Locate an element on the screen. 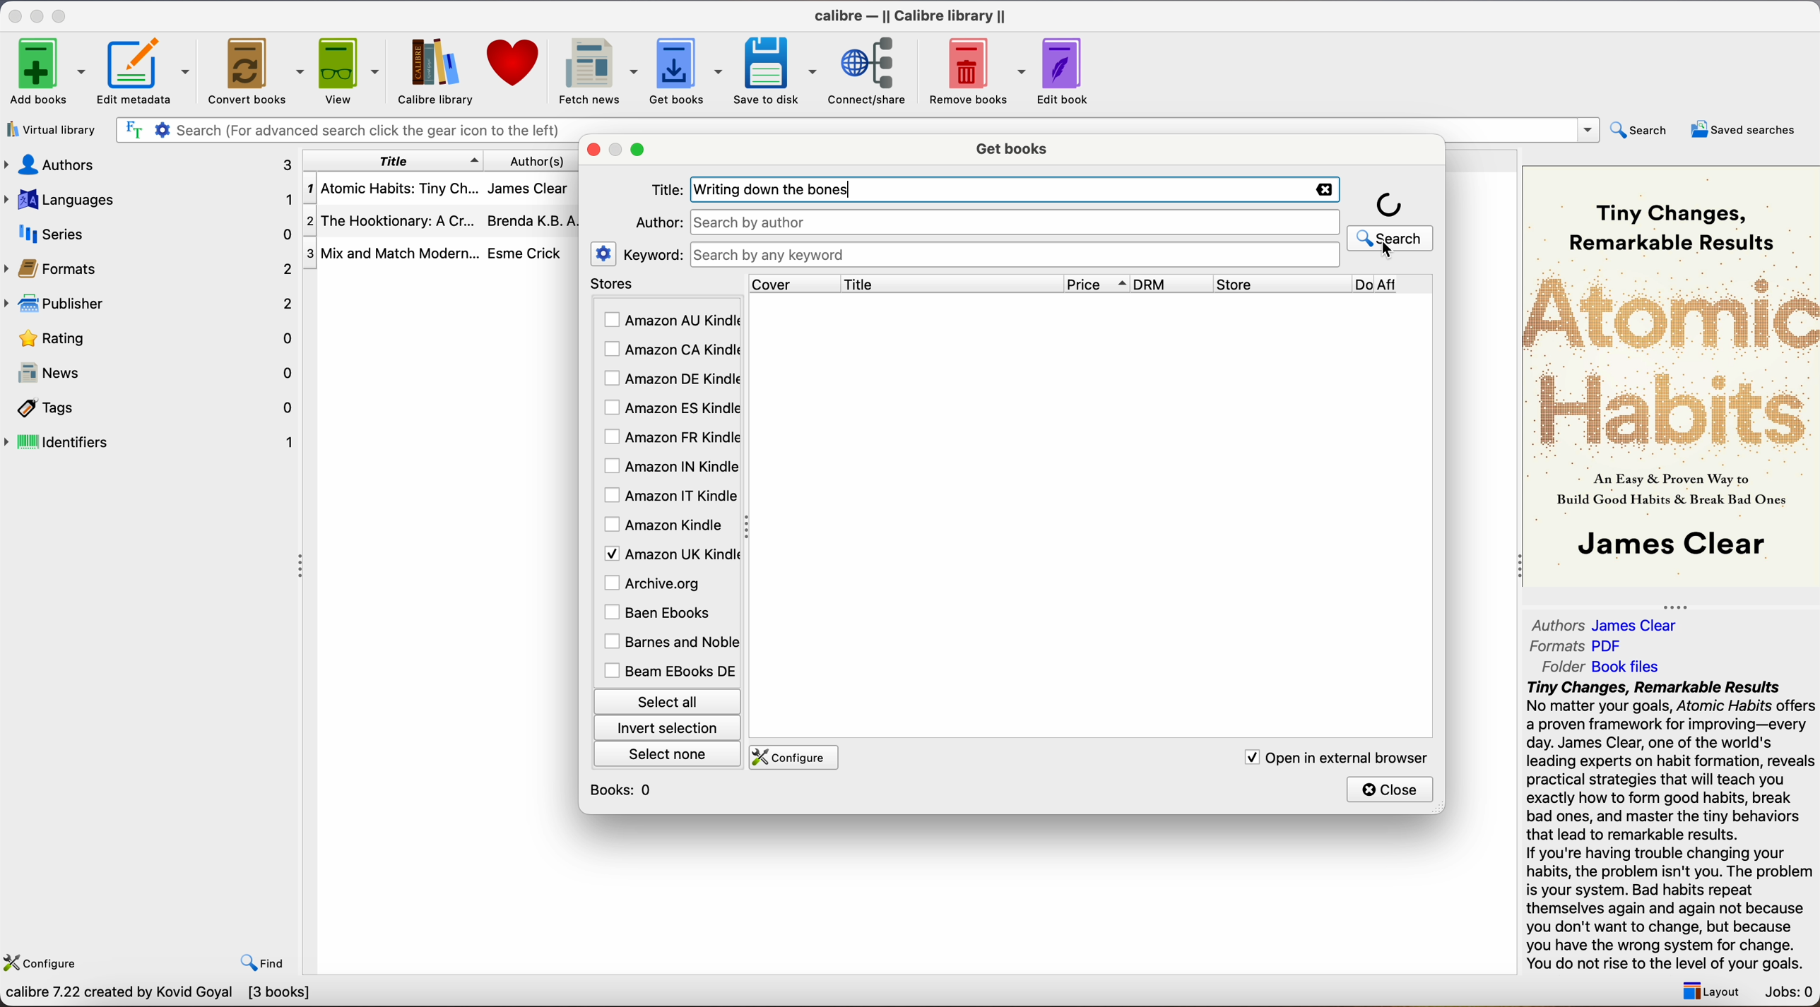 The width and height of the screenshot is (1820, 1007). Amazon IN Kindle is located at coordinates (669, 465).